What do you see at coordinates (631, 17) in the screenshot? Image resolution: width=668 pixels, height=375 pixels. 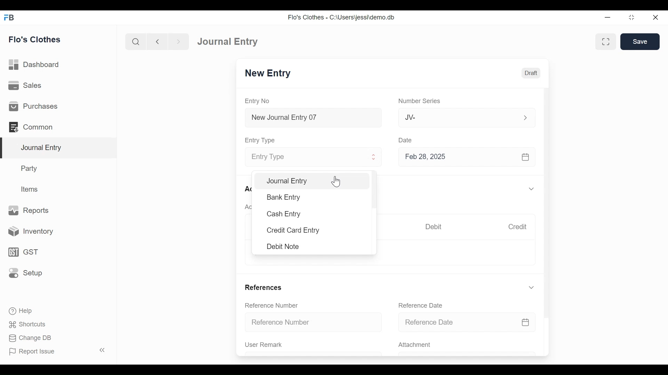 I see `Restore` at bounding box center [631, 17].